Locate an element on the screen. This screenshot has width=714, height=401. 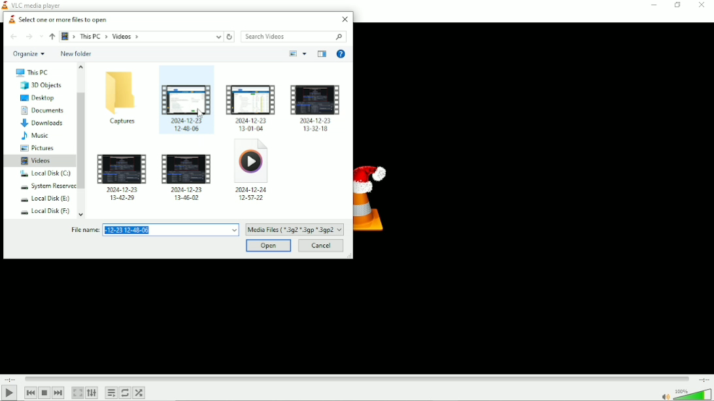
Title is located at coordinates (33, 5).